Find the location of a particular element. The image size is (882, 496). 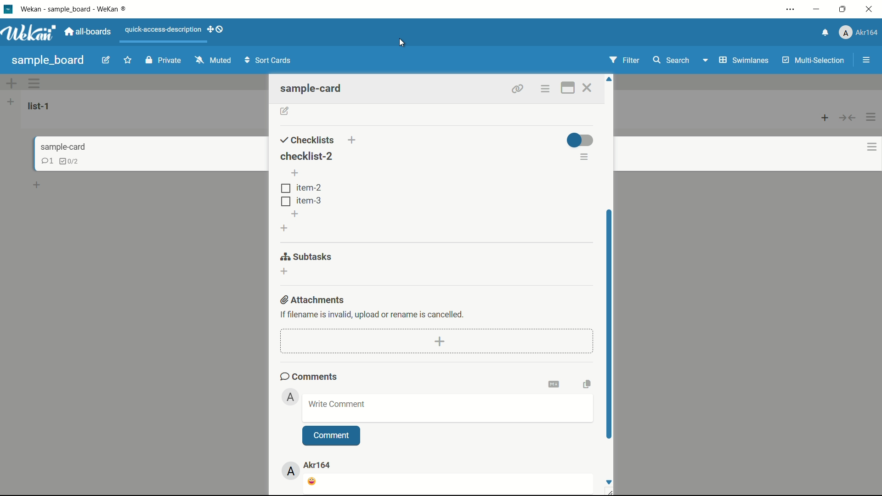

0/2 is located at coordinates (73, 161).